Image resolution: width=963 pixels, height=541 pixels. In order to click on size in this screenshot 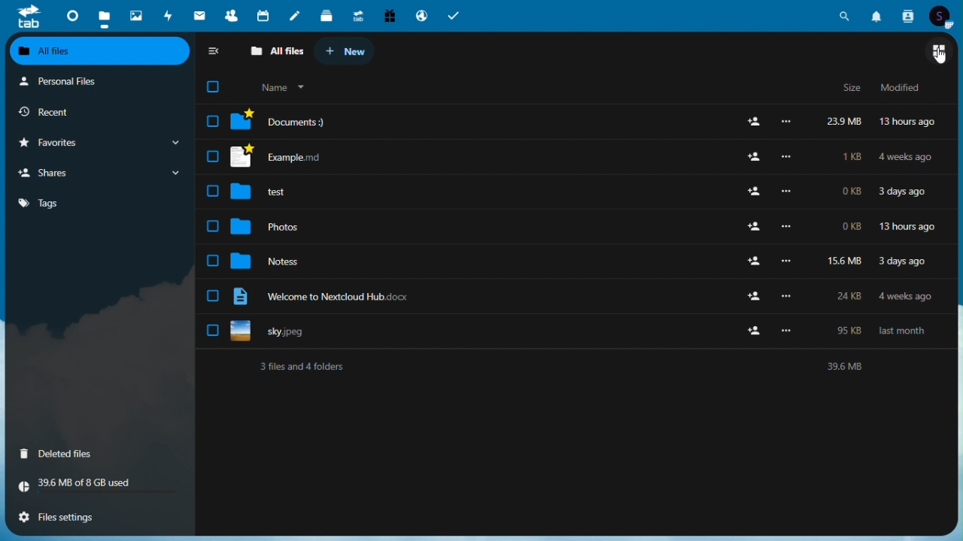, I will do `click(854, 88)`.